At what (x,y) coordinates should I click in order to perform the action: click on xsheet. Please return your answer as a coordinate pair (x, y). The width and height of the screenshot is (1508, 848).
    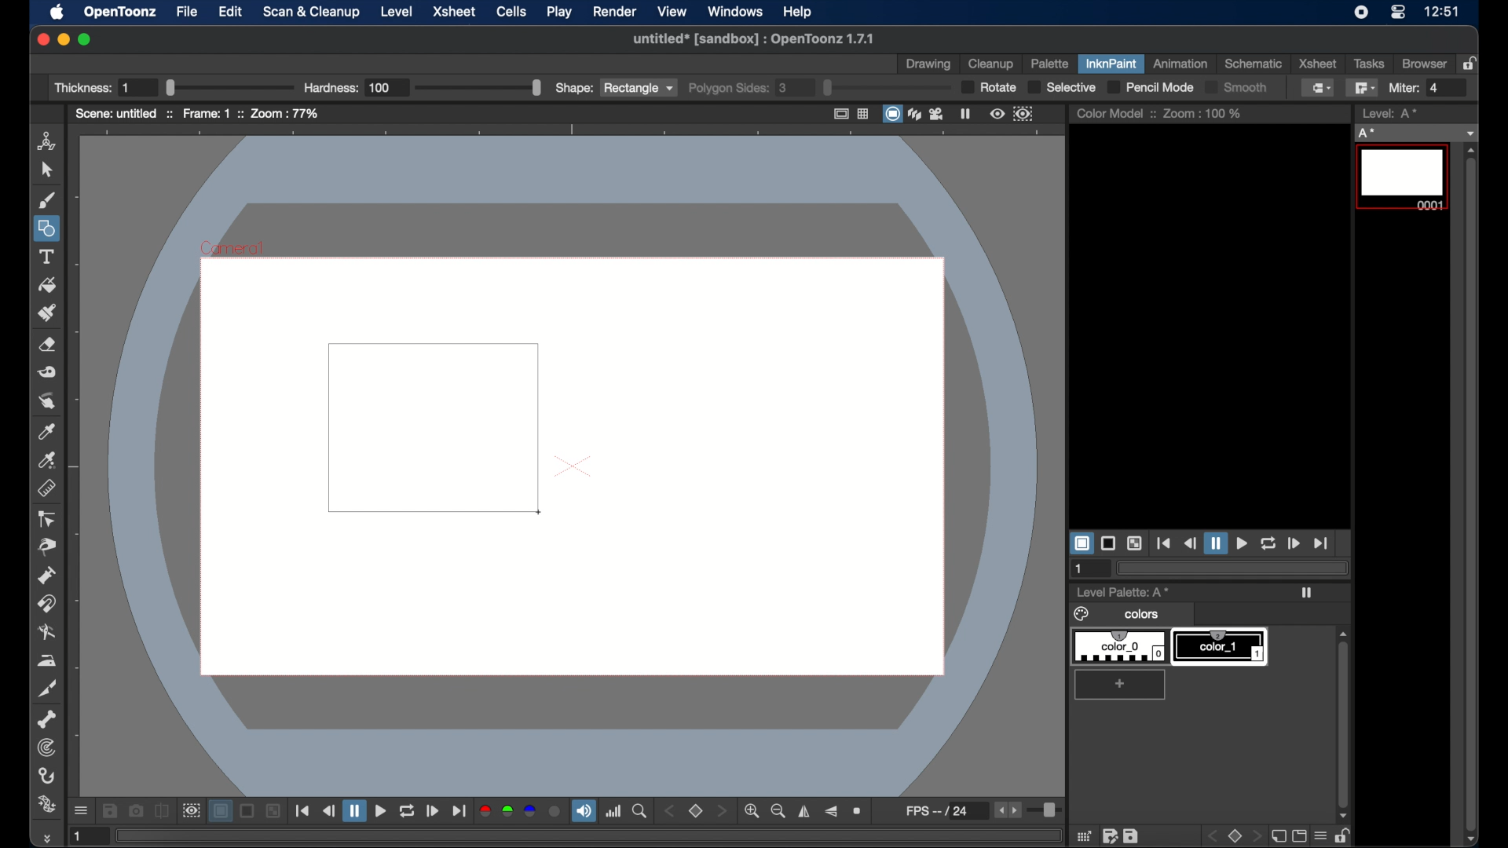
    Looking at the image, I should click on (456, 13).